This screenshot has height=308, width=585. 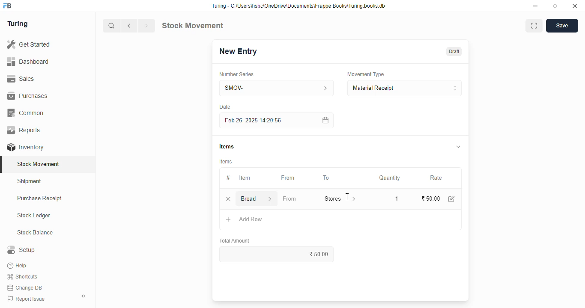 What do you see at coordinates (535, 6) in the screenshot?
I see `minimize` at bounding box center [535, 6].